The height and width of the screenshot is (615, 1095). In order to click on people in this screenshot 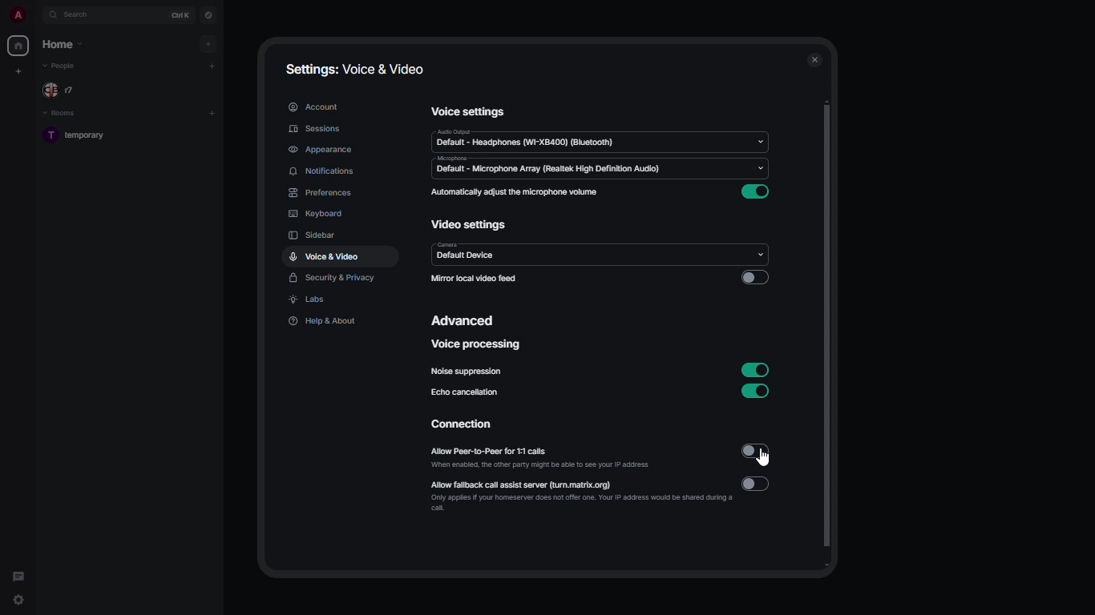, I will do `click(63, 90)`.